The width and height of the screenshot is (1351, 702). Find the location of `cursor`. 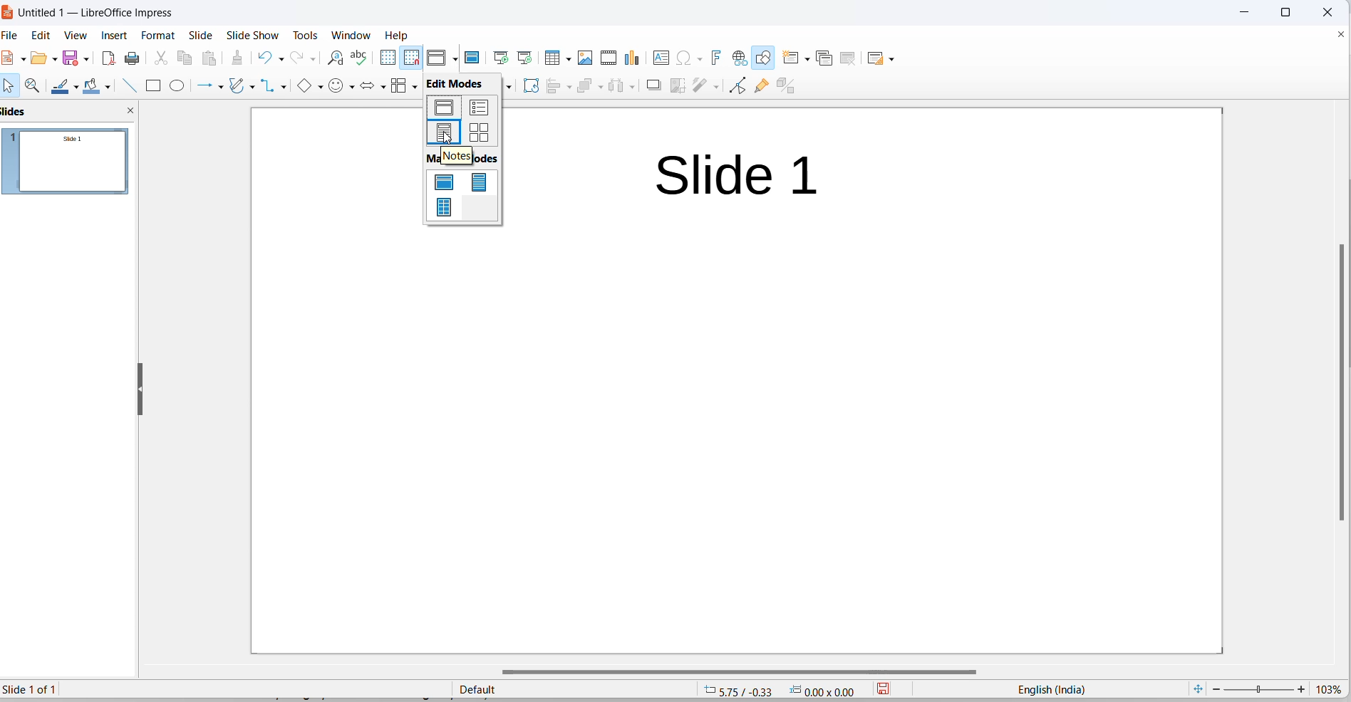

cursor is located at coordinates (450, 137).